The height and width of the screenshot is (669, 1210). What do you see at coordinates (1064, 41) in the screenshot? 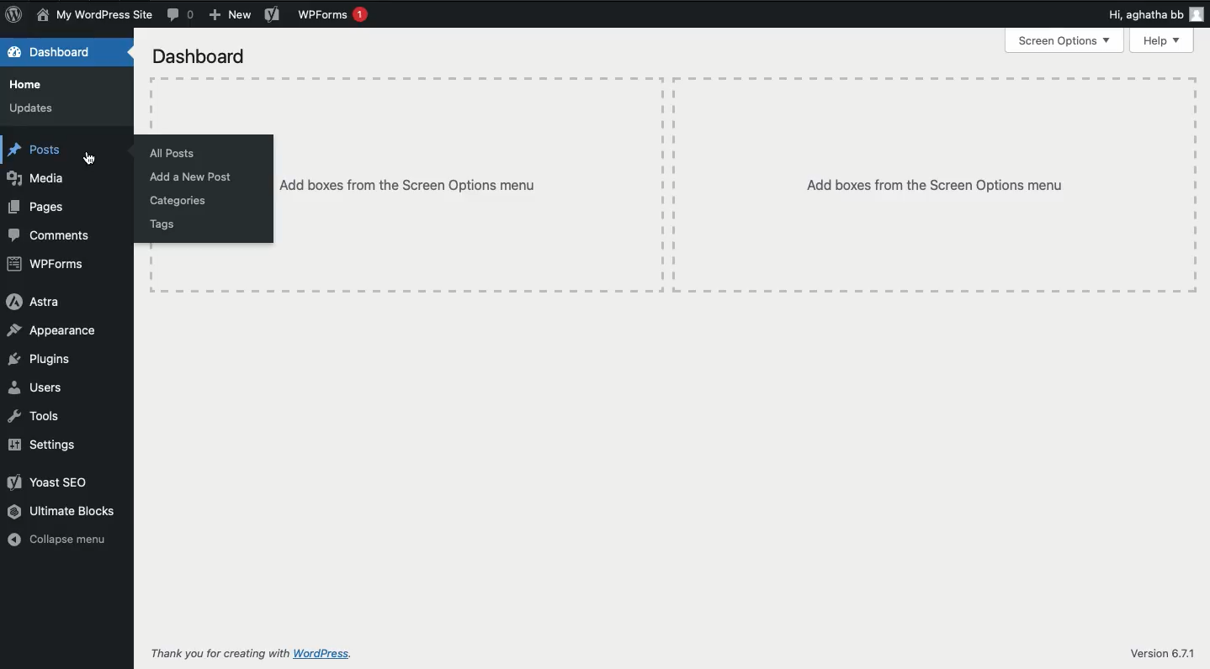
I see `Screen options` at bounding box center [1064, 41].